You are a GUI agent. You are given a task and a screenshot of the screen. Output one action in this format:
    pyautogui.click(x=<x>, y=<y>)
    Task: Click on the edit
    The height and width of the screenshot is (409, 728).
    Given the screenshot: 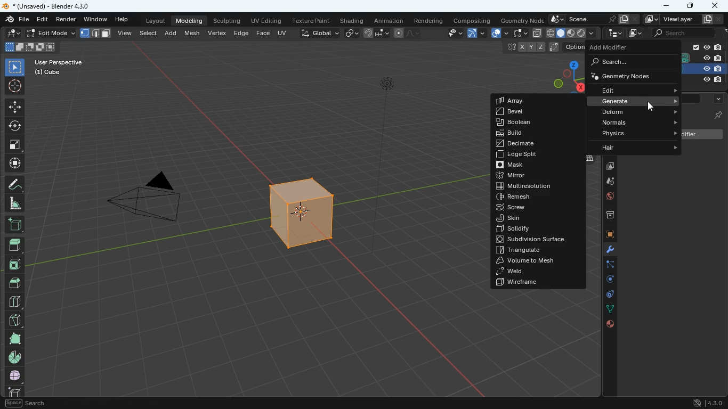 What is the action you would take?
    pyautogui.click(x=39, y=34)
    